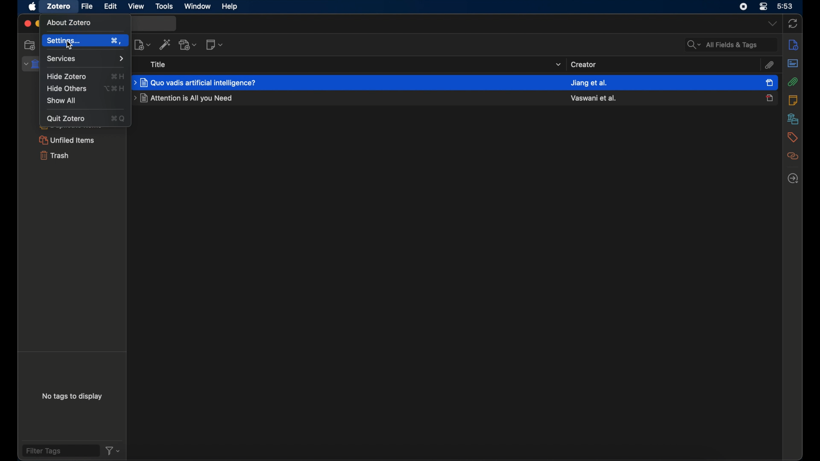 The height and width of the screenshot is (461, 820). I want to click on view, so click(137, 6).